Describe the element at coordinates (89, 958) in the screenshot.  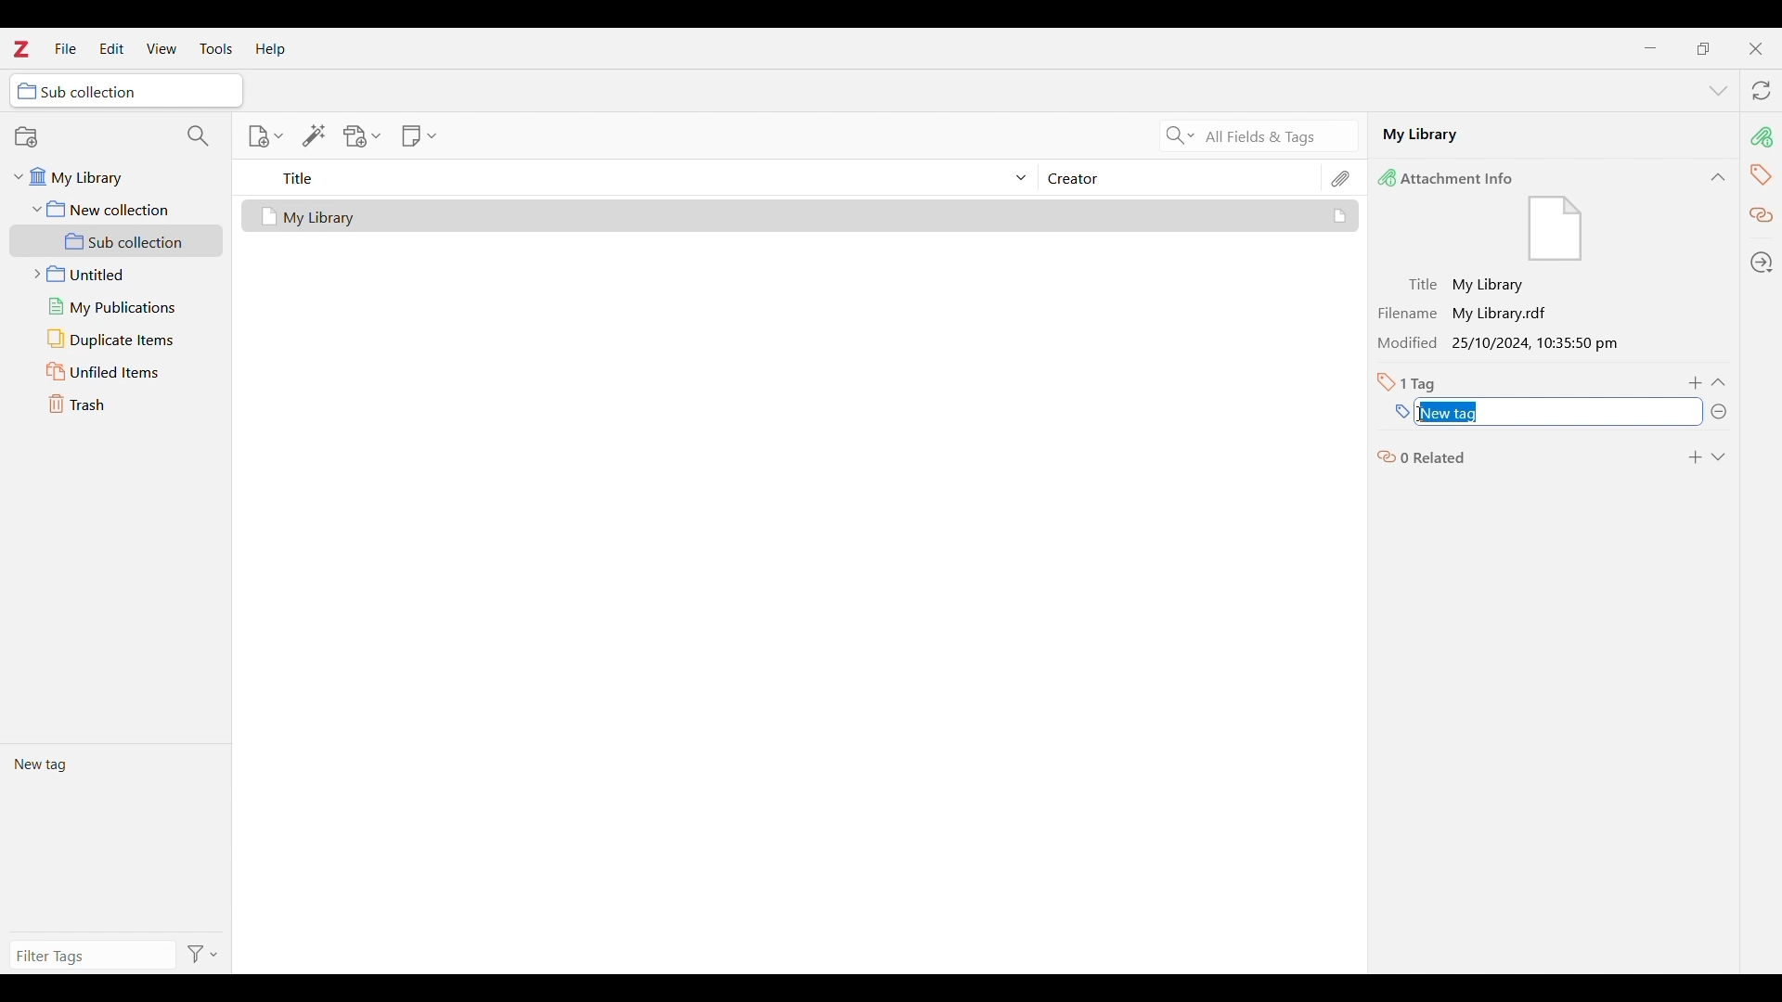
I see `Type in filter tags` at that location.